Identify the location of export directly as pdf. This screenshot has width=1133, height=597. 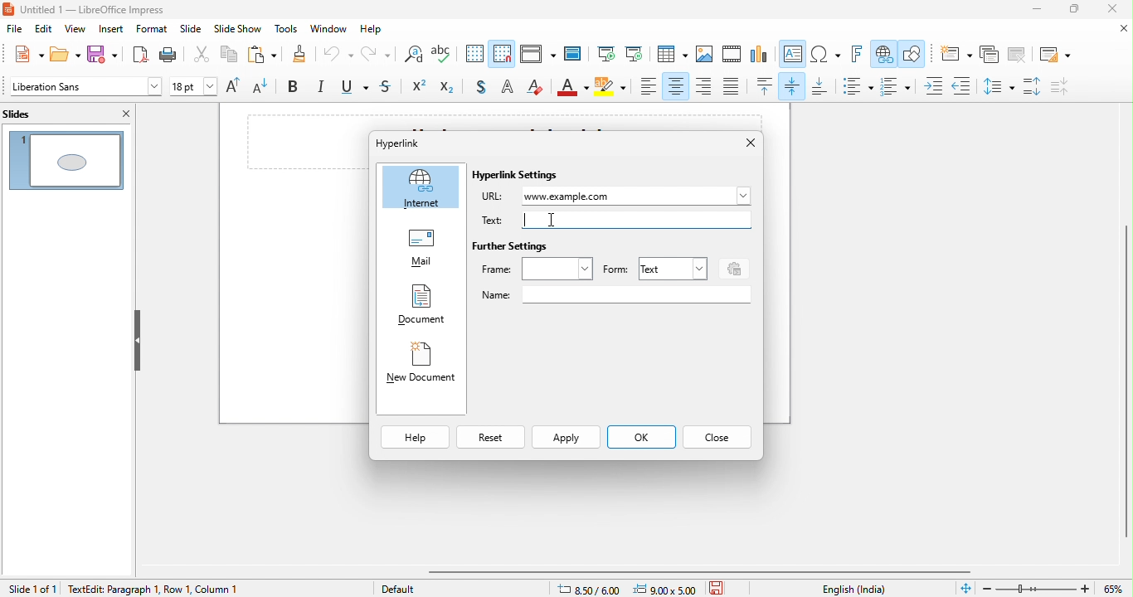
(139, 55).